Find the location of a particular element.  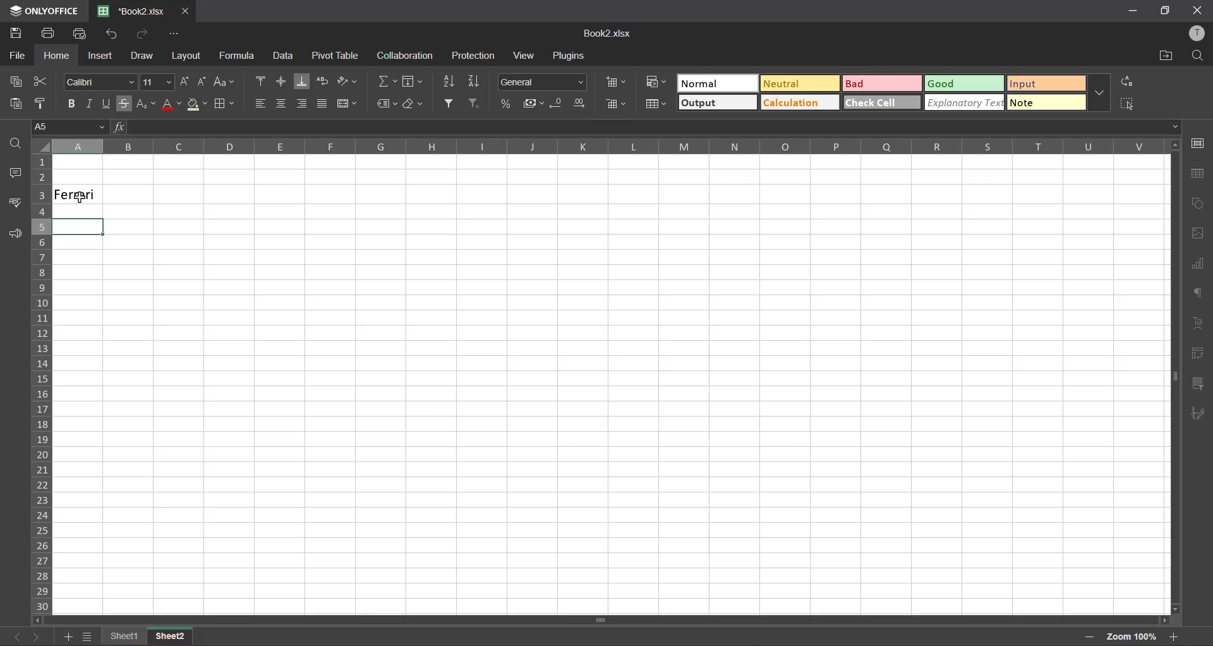

align top is located at coordinates (258, 83).